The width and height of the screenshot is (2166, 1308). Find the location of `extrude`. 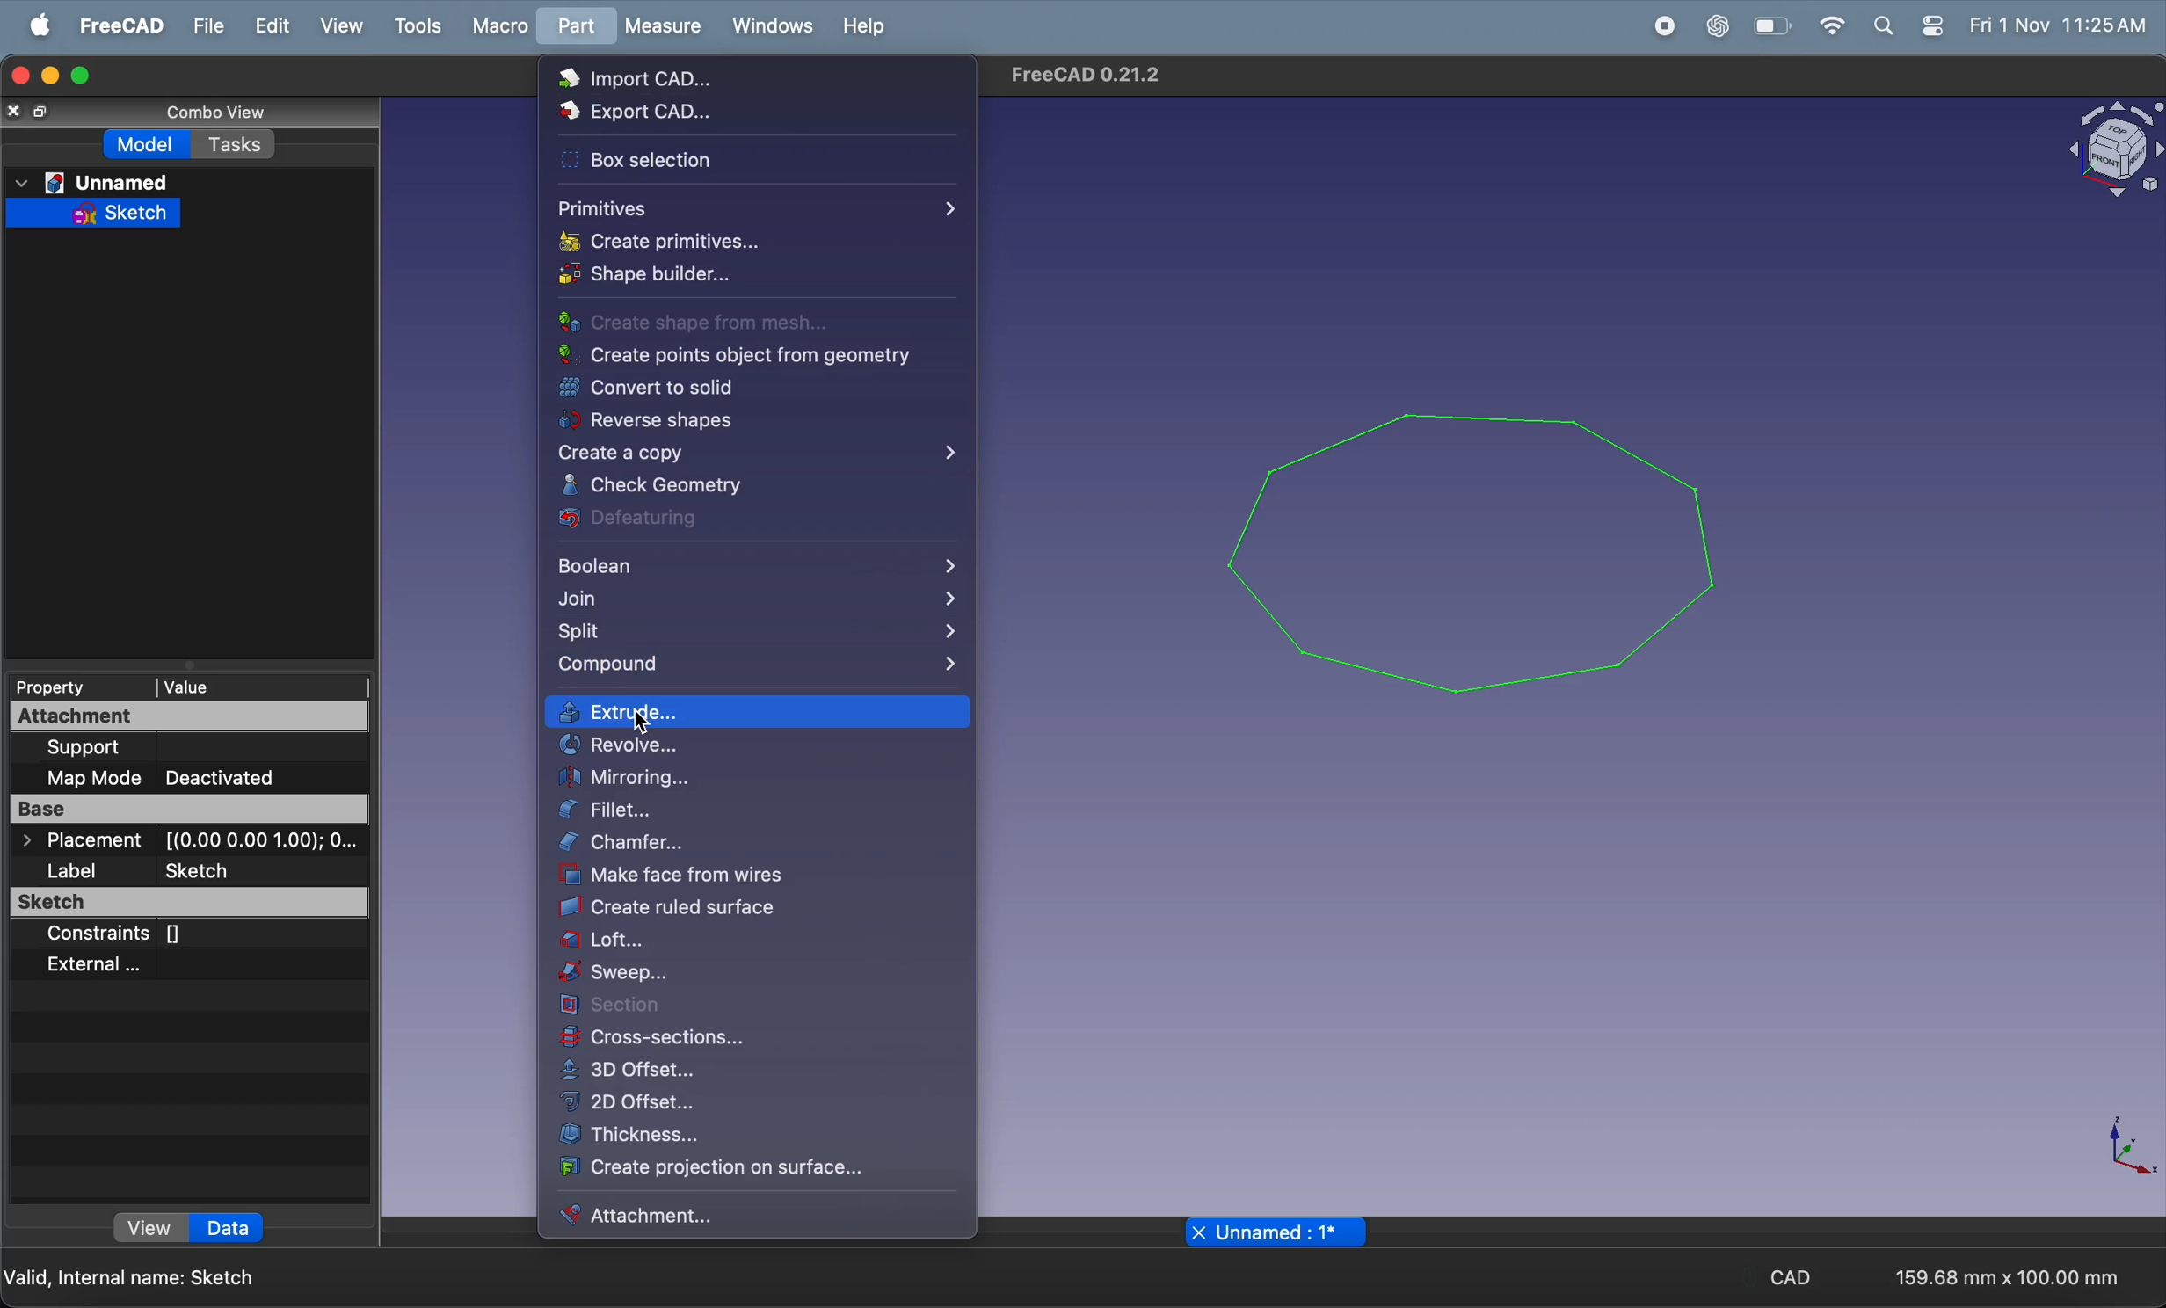

extrude is located at coordinates (760, 714).